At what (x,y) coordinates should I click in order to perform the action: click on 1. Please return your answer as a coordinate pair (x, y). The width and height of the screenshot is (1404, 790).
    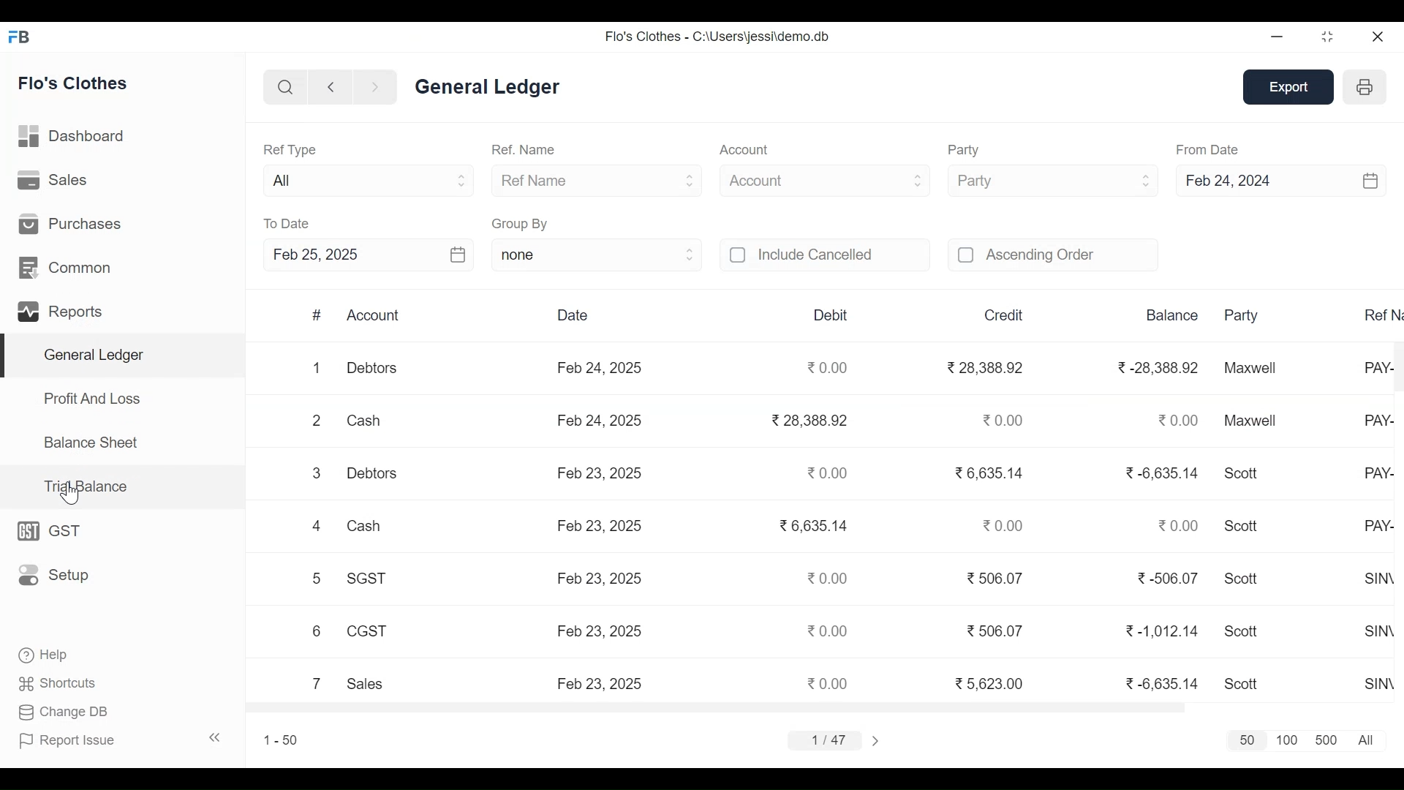
    Looking at the image, I should click on (318, 368).